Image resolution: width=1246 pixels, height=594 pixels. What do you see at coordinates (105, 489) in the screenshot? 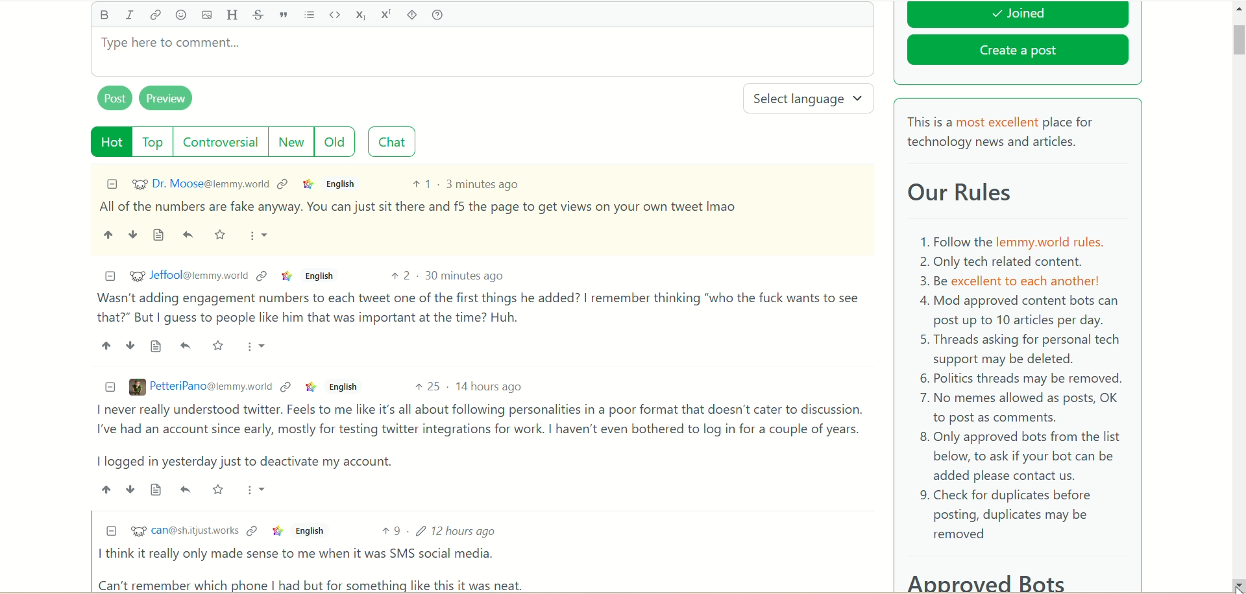
I see `Upvote ` at bounding box center [105, 489].